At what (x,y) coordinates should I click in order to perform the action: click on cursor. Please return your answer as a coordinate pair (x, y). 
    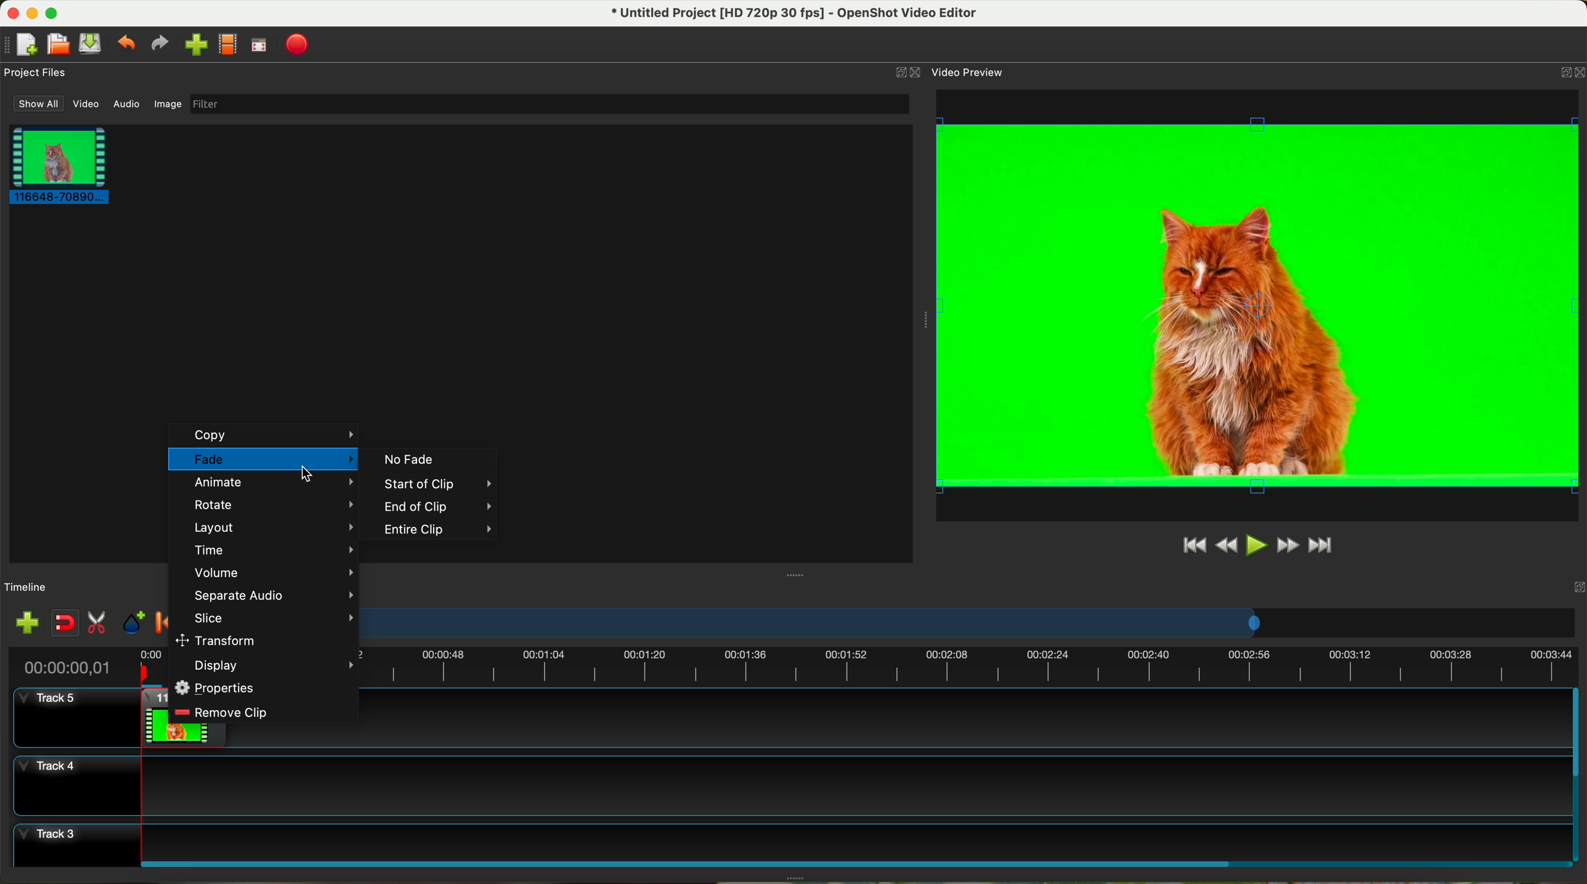
    Looking at the image, I should click on (306, 477).